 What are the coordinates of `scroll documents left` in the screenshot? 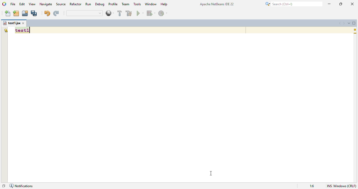 It's located at (339, 23).